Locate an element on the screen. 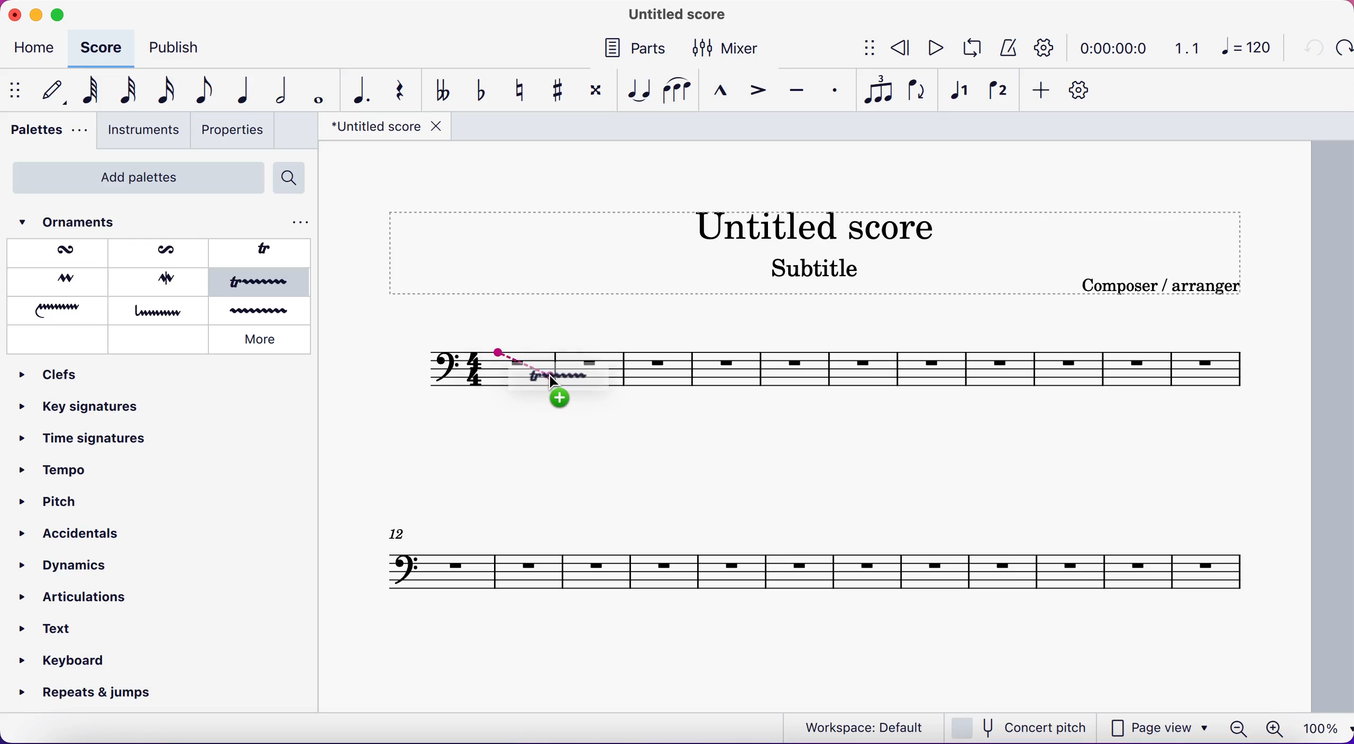  vibrato or shake is located at coordinates (261, 312).